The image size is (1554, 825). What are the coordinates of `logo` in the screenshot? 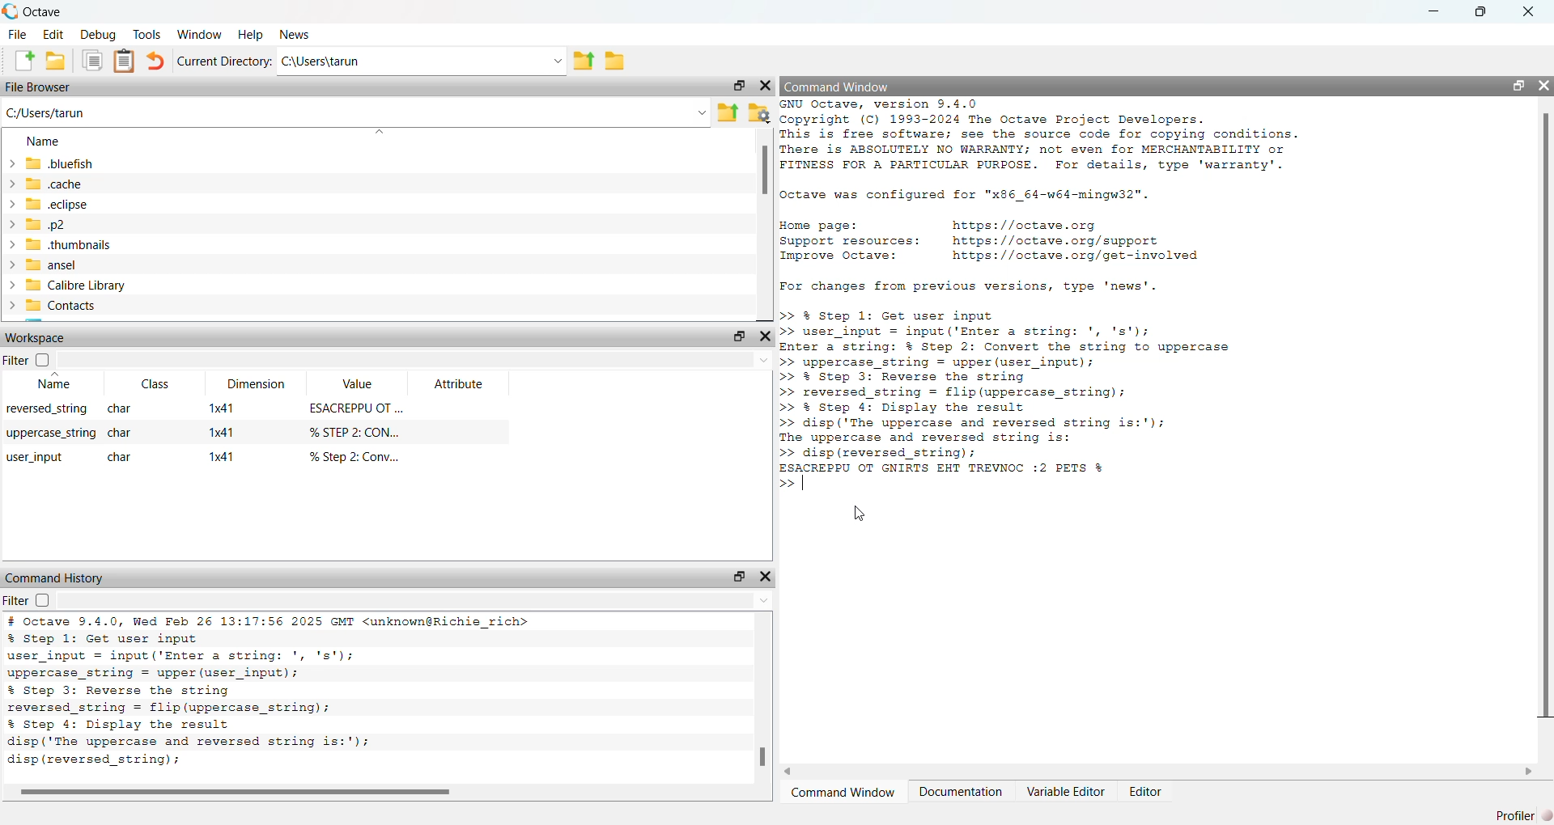 It's located at (11, 10).